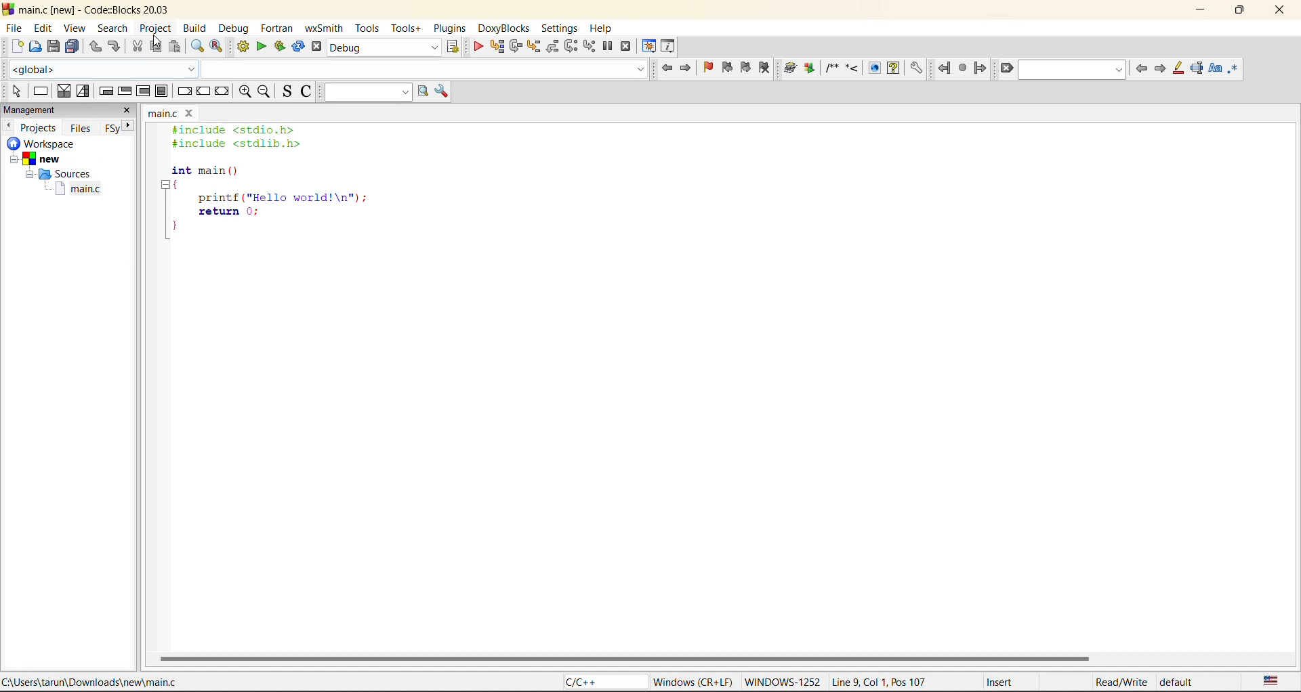 The image size is (1301, 692). I want to click on show select target dialog, so click(454, 47).